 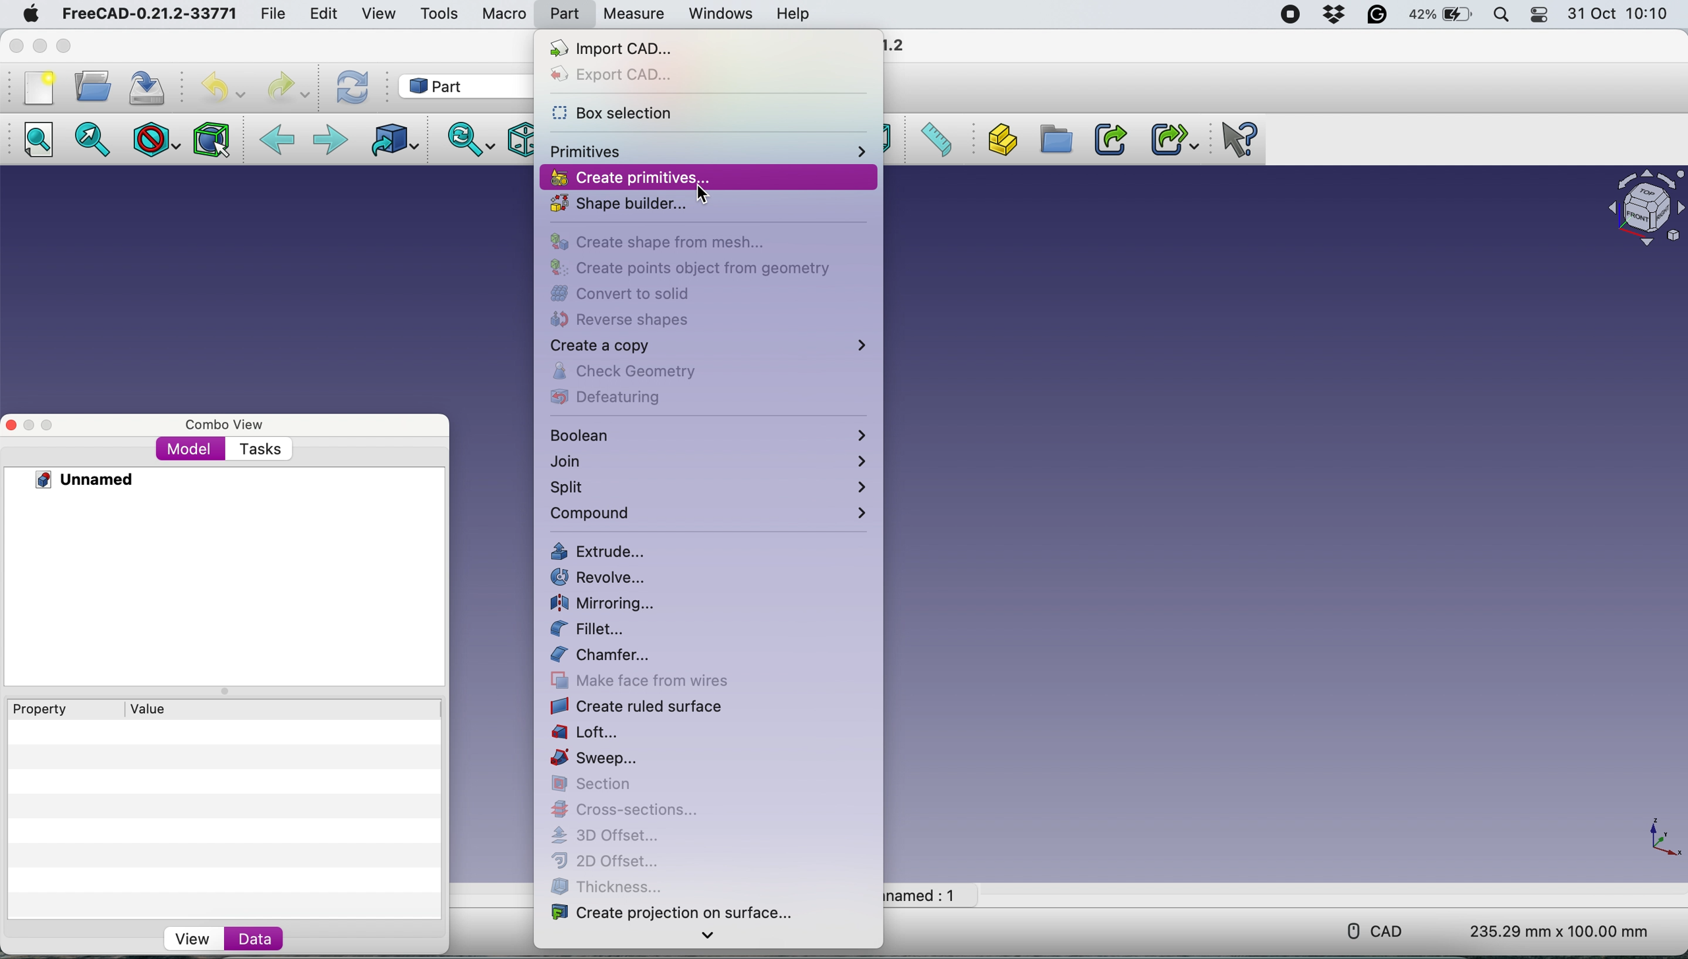 I want to click on Left, so click(x=887, y=140).